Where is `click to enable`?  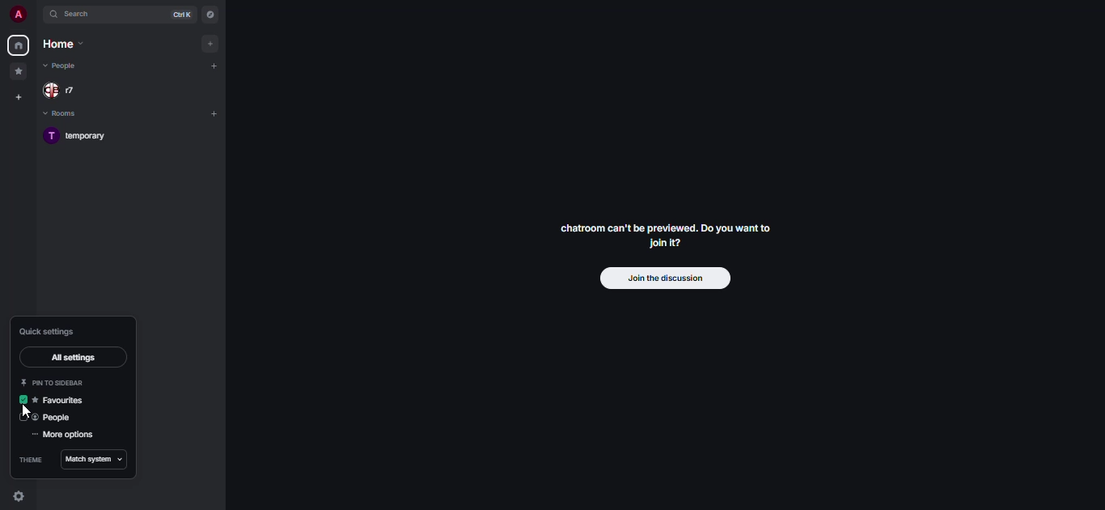 click to enable is located at coordinates (23, 419).